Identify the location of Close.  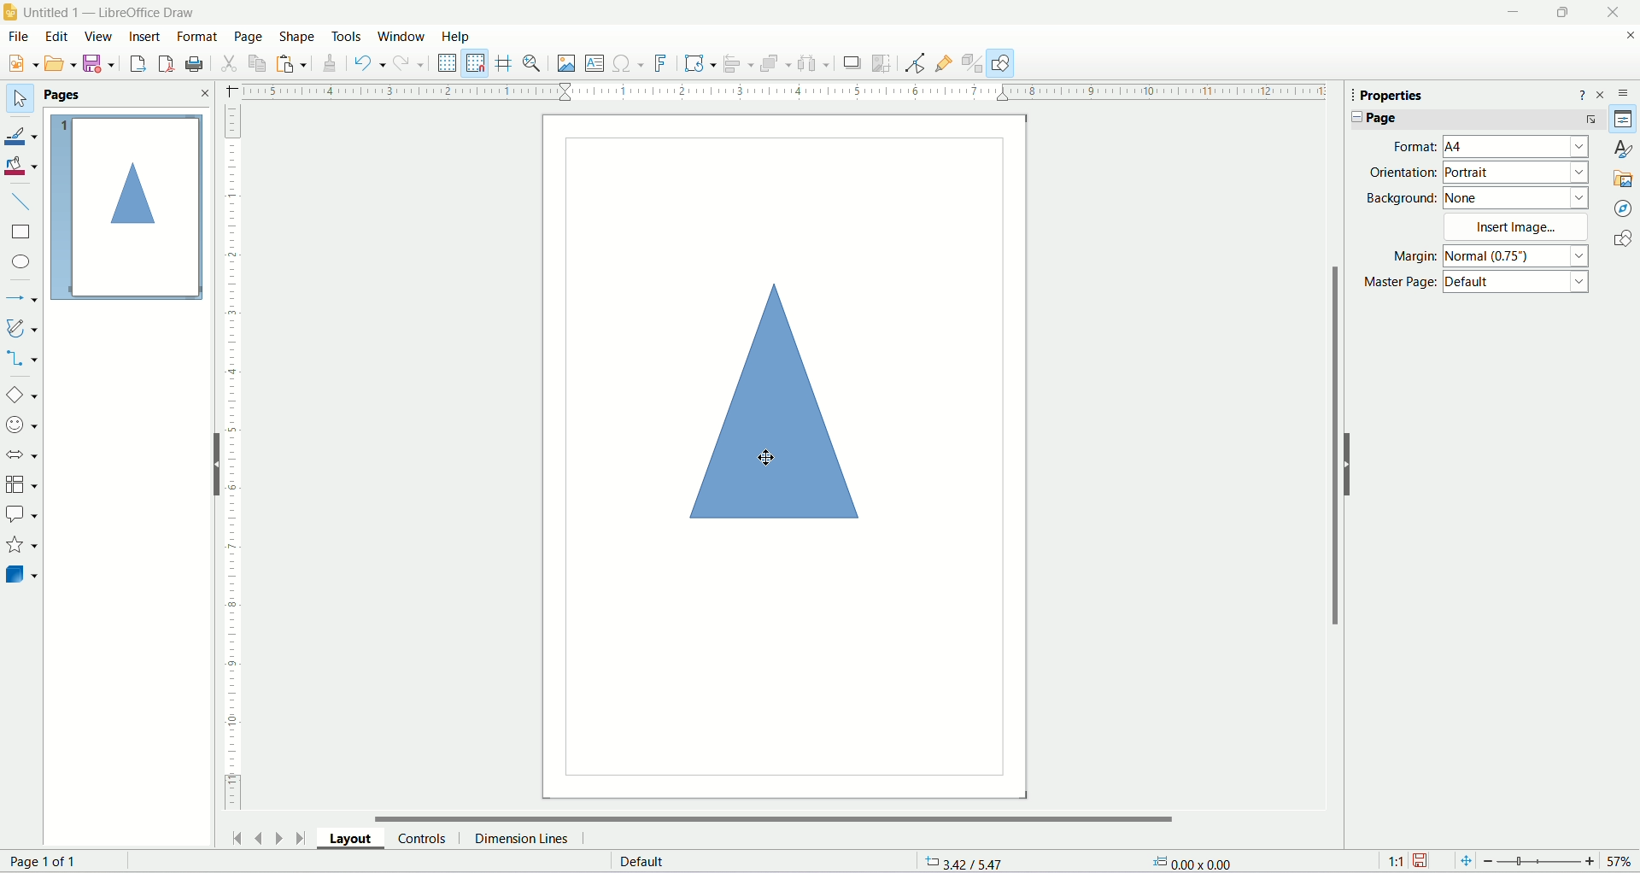
(1614, 13).